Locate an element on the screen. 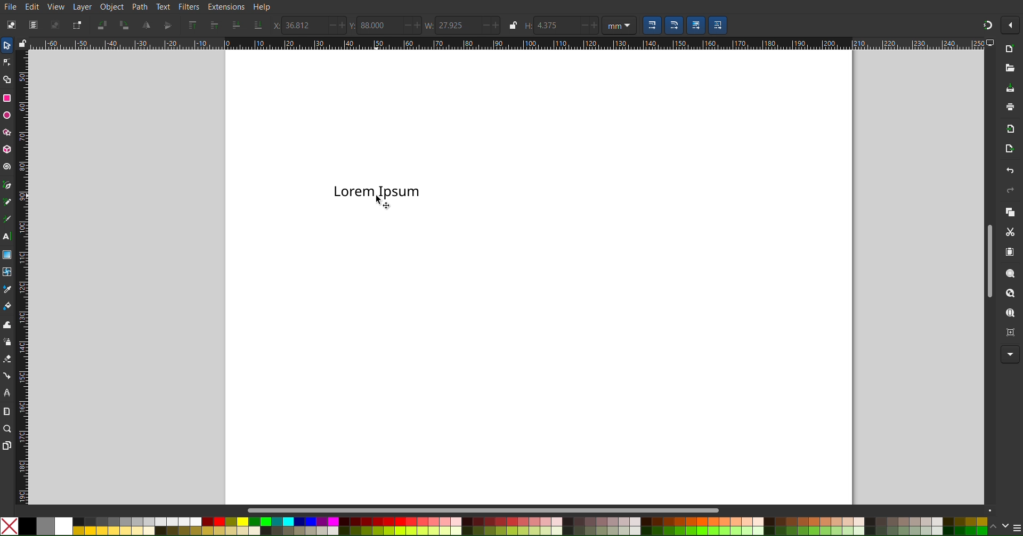 The image size is (1023, 536). Paste is located at coordinates (1010, 251).